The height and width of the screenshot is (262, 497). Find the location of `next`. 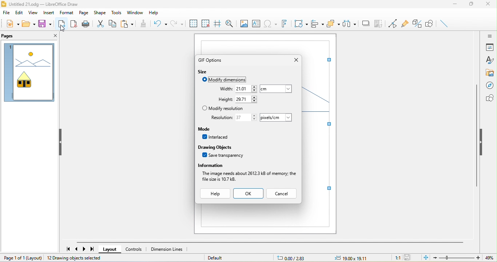

next is located at coordinates (85, 249).